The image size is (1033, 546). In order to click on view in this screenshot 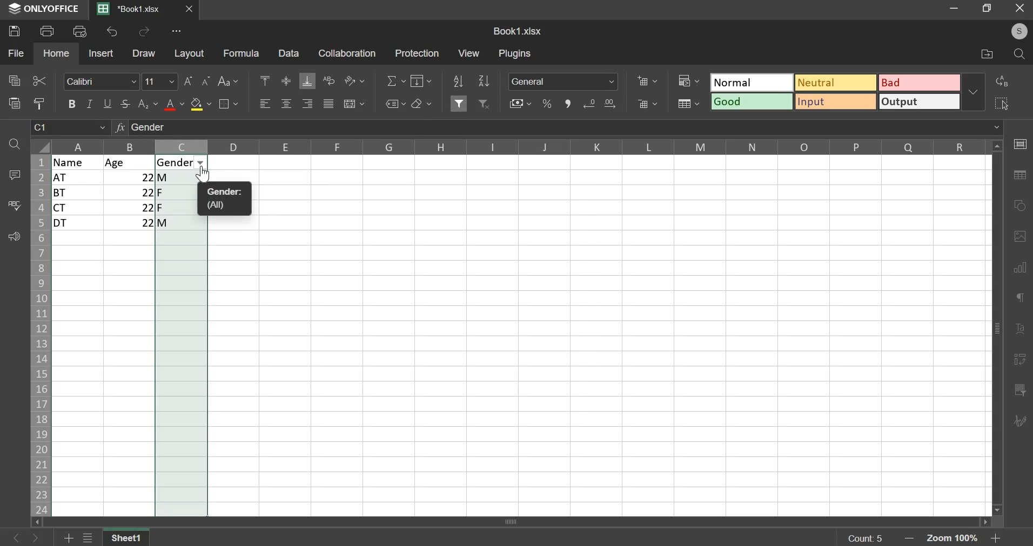, I will do `click(469, 52)`.